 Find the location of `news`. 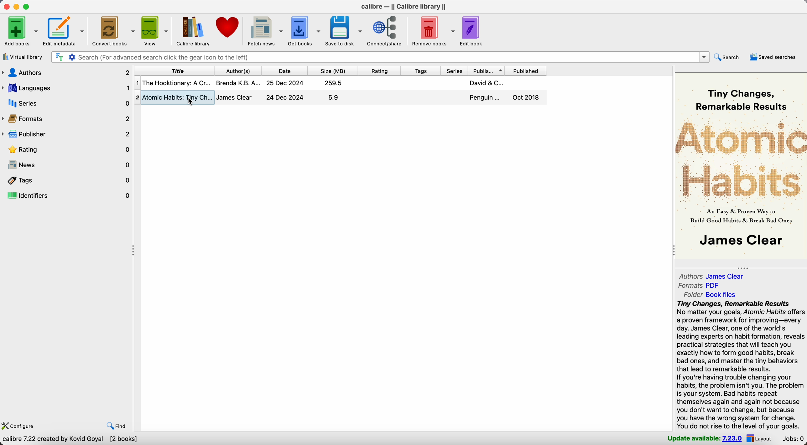

news is located at coordinates (67, 165).